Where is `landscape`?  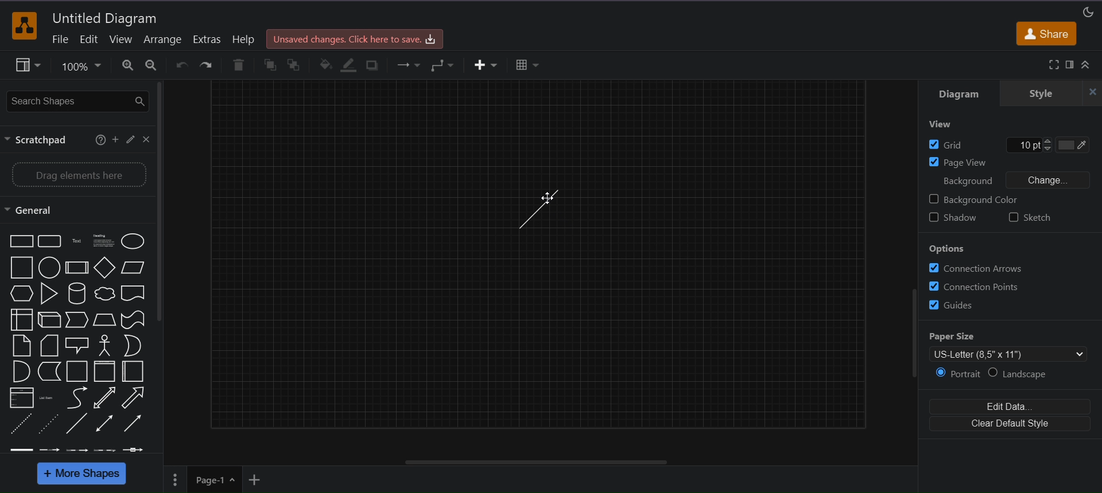 landscape is located at coordinates (1025, 374).